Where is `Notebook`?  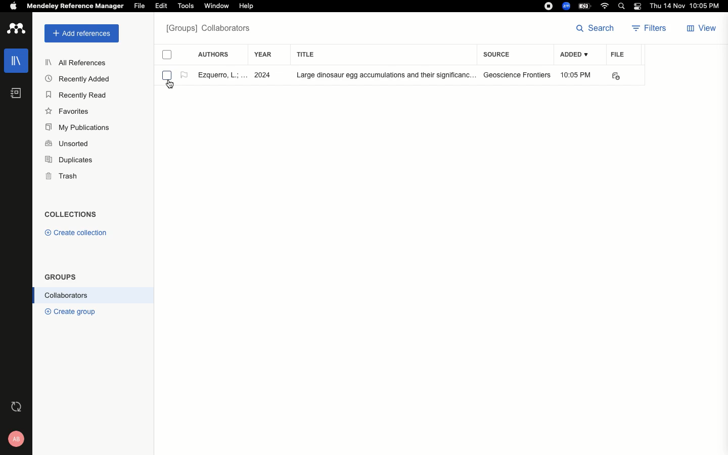
Notebook is located at coordinates (16, 94).